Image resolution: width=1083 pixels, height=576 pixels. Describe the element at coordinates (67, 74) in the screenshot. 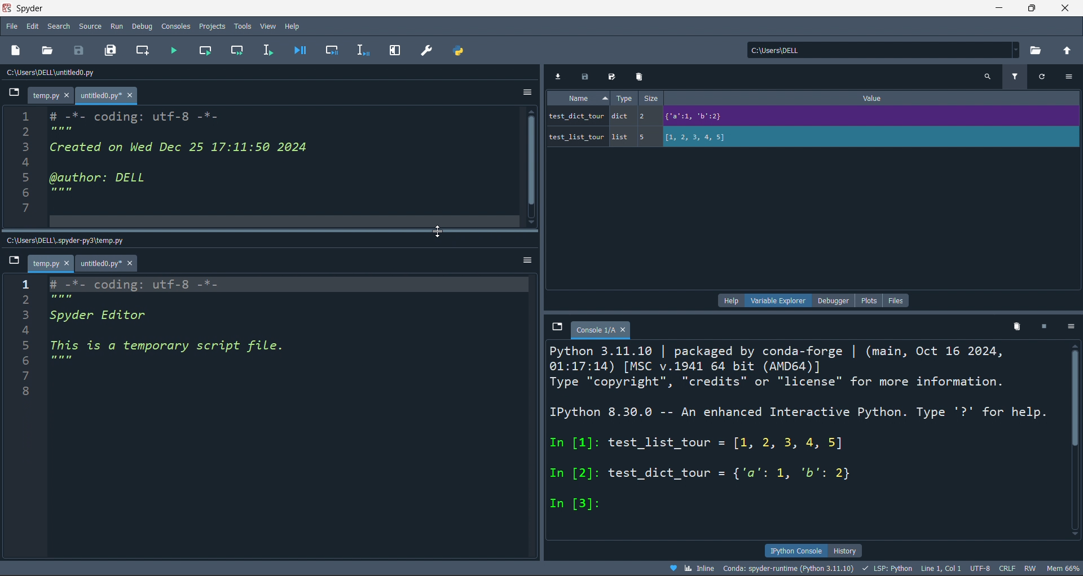

I see `C:\User|DELL\utitled0.py` at that location.